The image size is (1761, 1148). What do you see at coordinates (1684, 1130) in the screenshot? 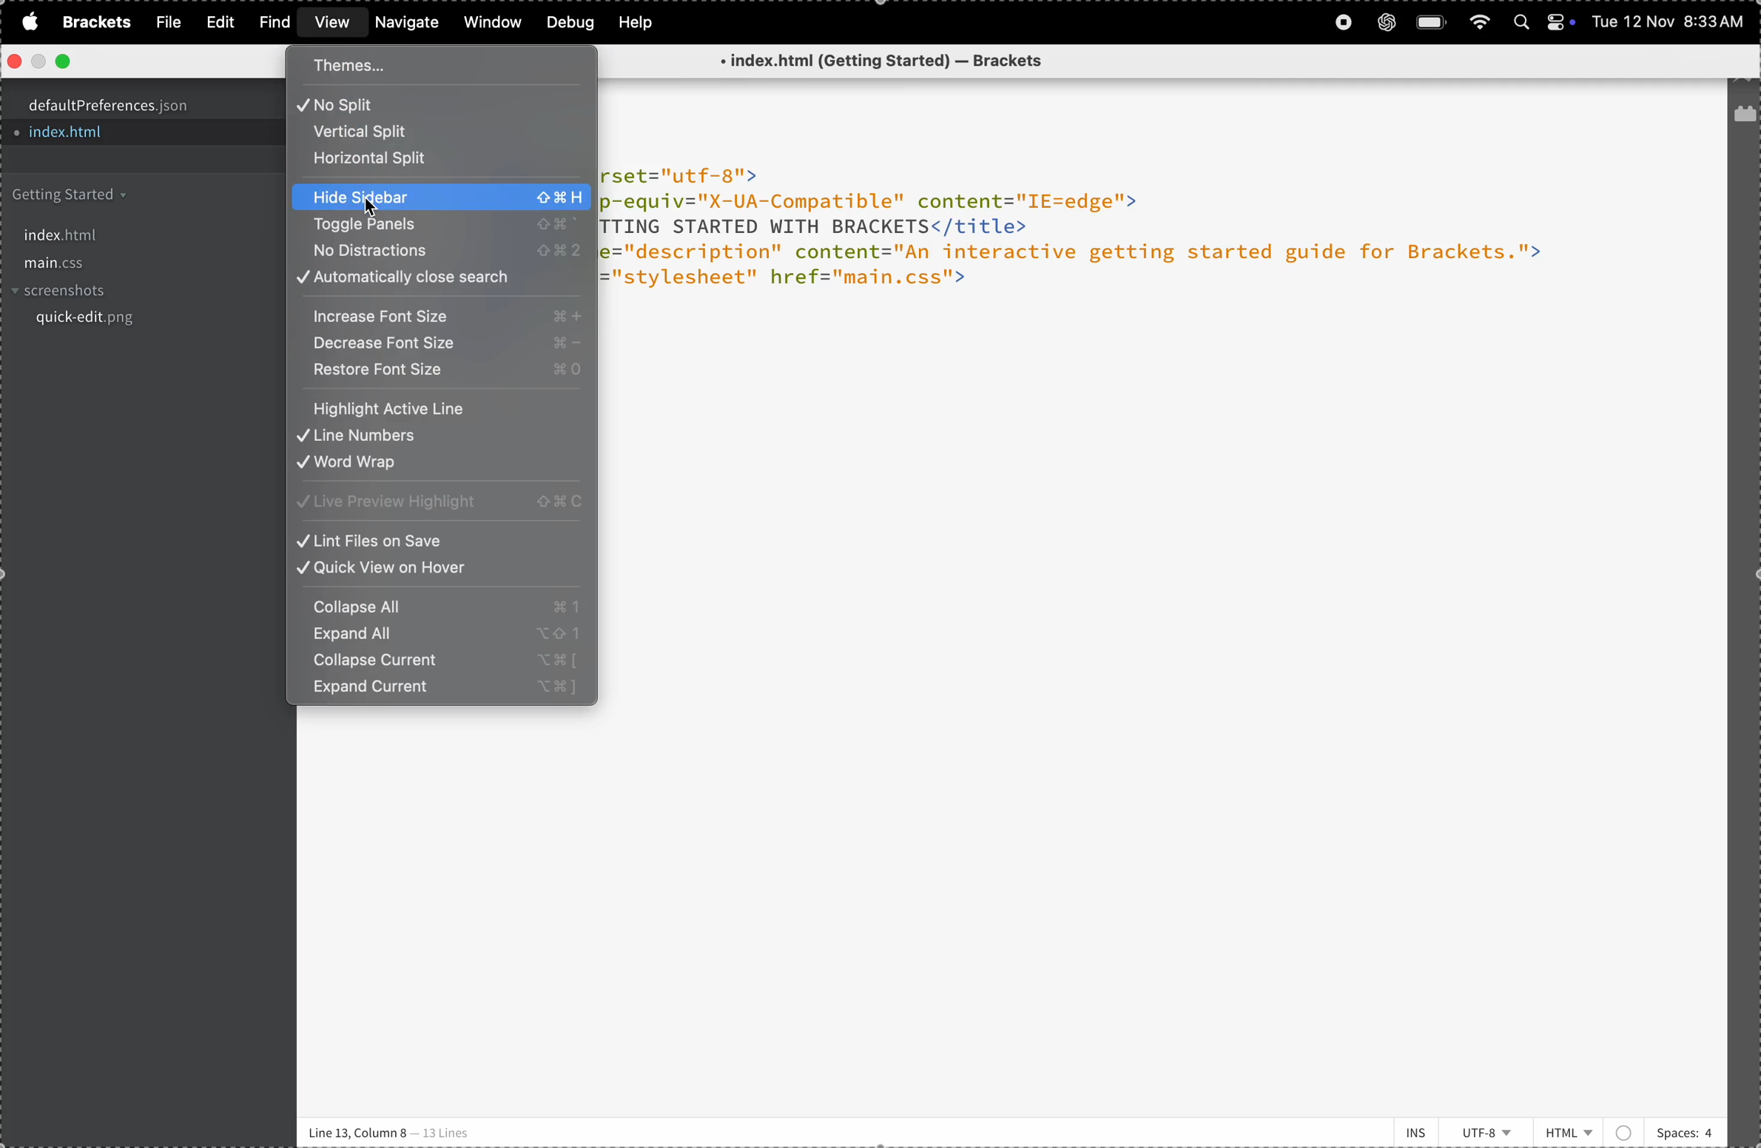
I see `space 4` at bounding box center [1684, 1130].